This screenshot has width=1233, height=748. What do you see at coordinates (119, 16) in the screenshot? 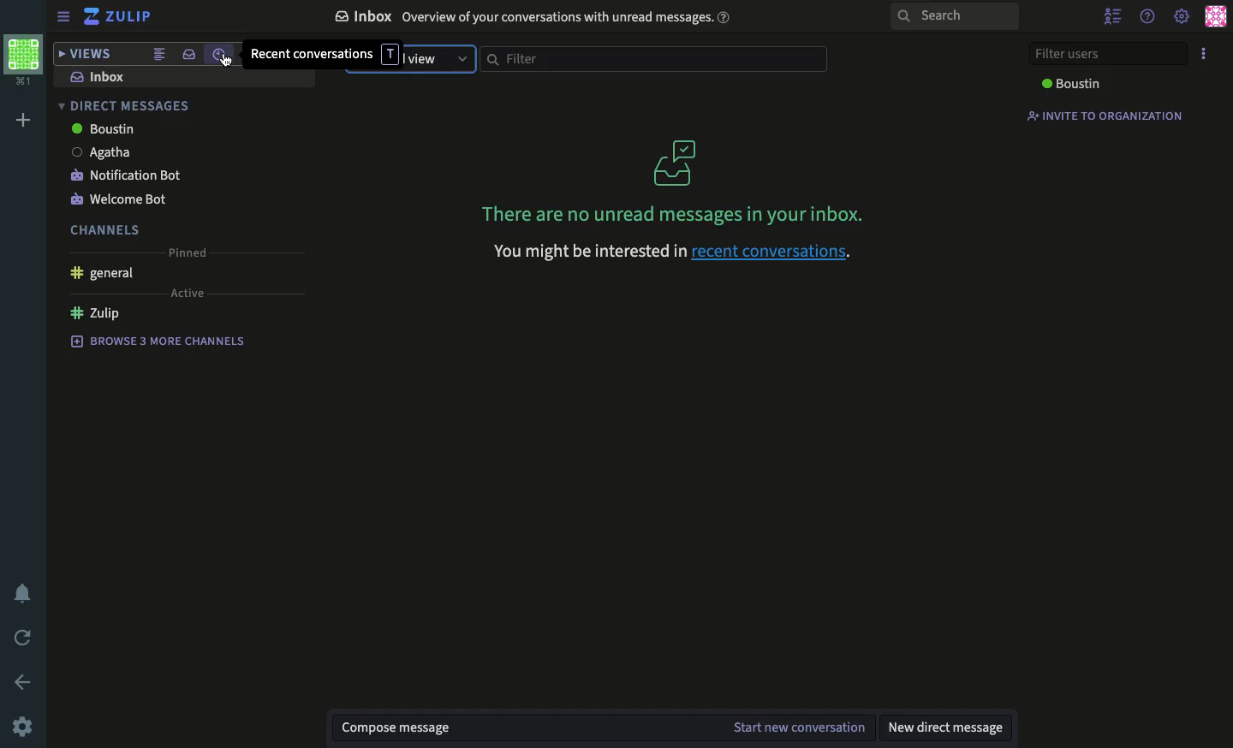
I see `Zulip` at bounding box center [119, 16].